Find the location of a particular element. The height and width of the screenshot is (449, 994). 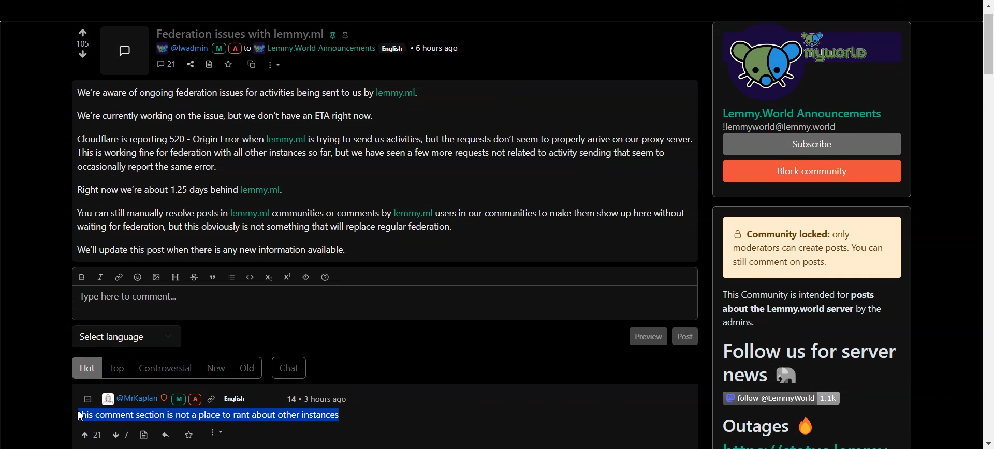

Strike through is located at coordinates (196, 277).